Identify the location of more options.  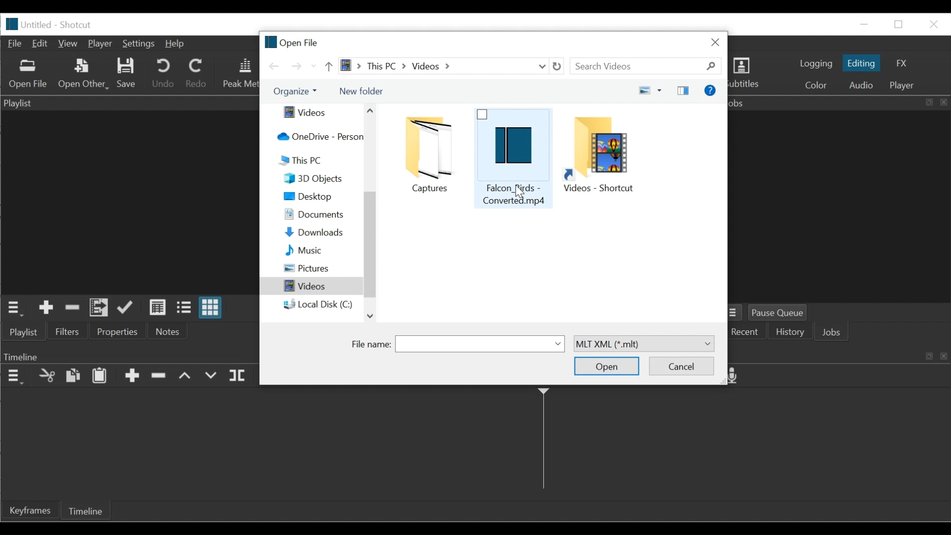
(661, 90).